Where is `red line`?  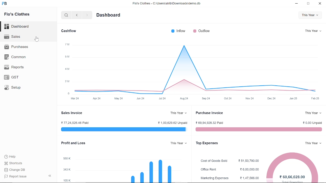
red line is located at coordinates (258, 130).